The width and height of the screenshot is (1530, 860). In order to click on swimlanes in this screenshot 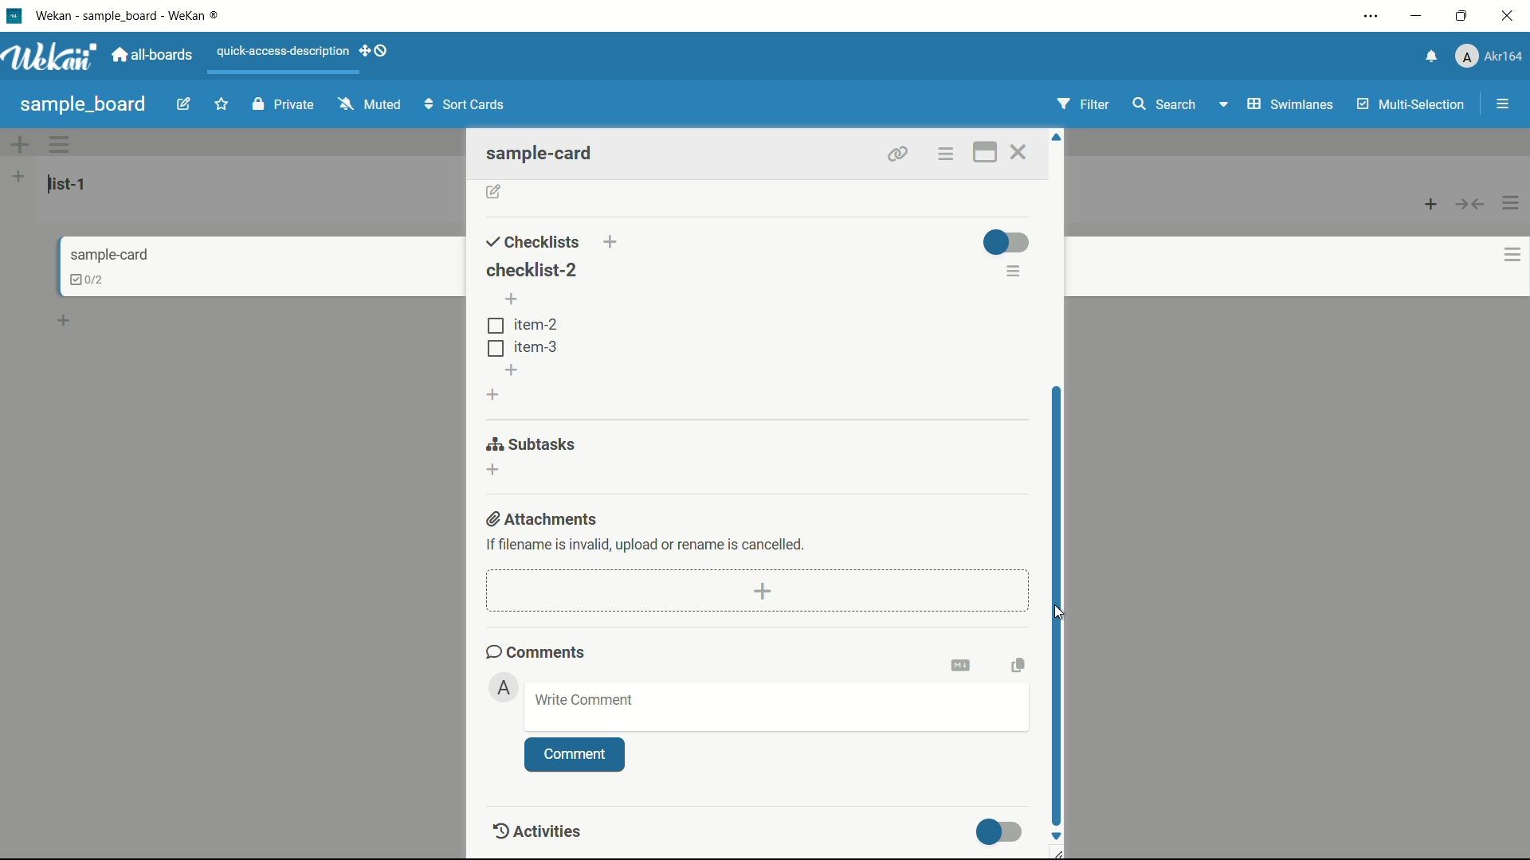, I will do `click(1289, 104)`.